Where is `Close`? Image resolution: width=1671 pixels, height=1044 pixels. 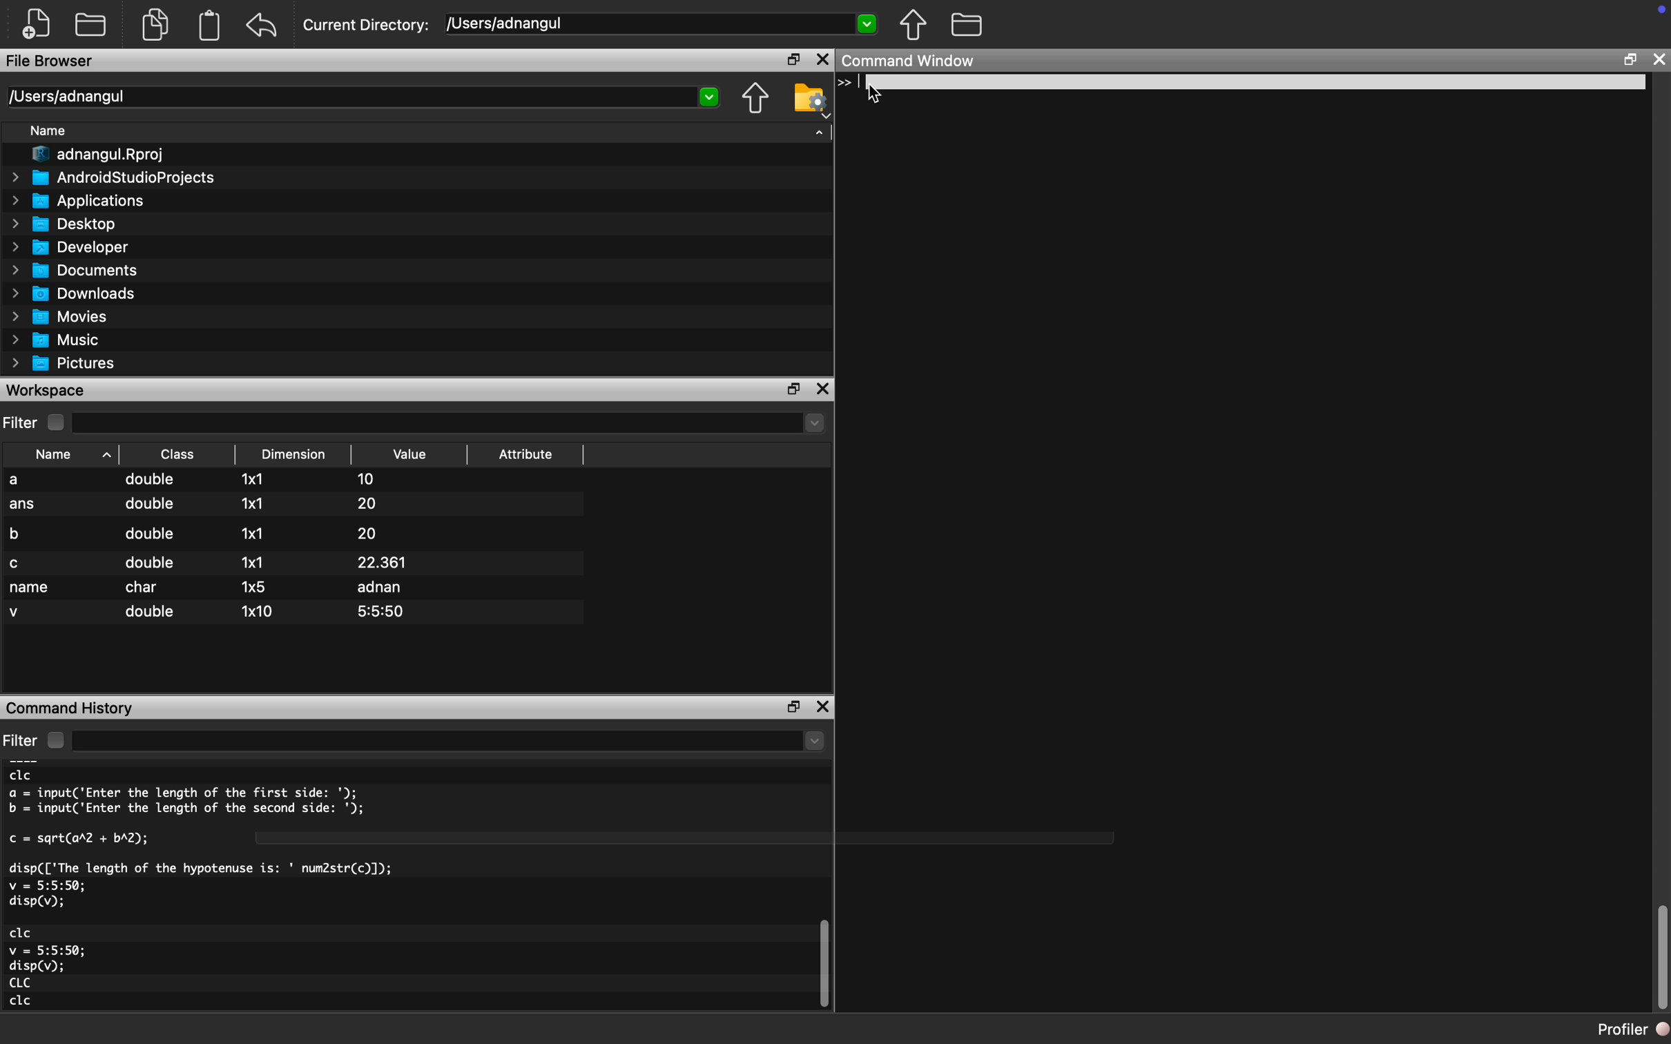
Close is located at coordinates (825, 389).